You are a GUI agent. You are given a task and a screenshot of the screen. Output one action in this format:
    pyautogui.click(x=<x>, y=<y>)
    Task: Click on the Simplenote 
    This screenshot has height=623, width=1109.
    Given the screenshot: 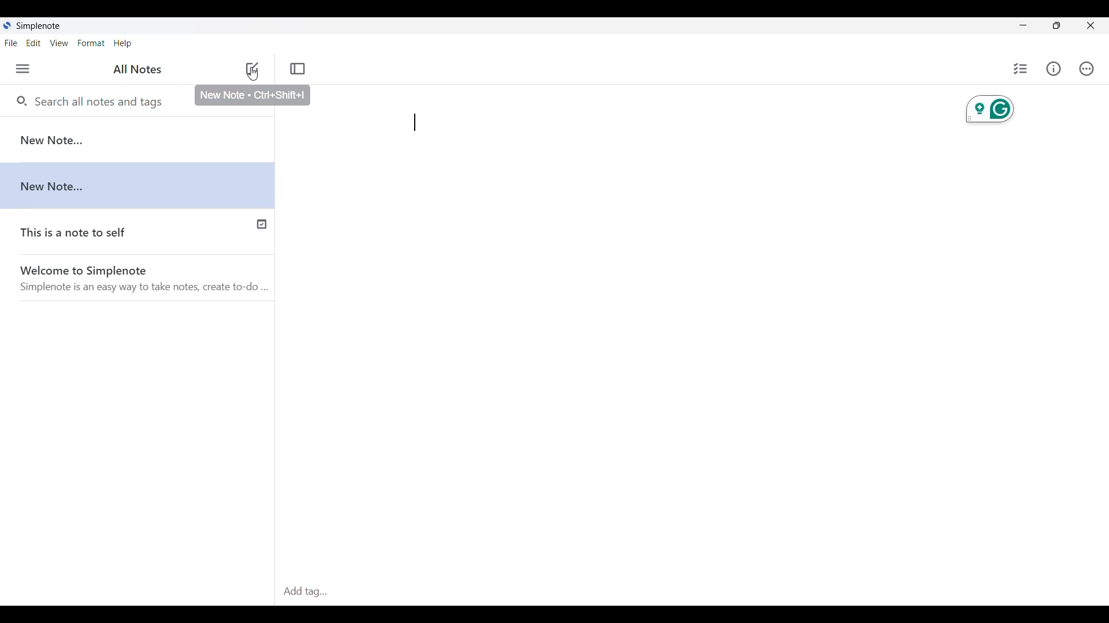 What is the action you would take?
    pyautogui.click(x=42, y=25)
    